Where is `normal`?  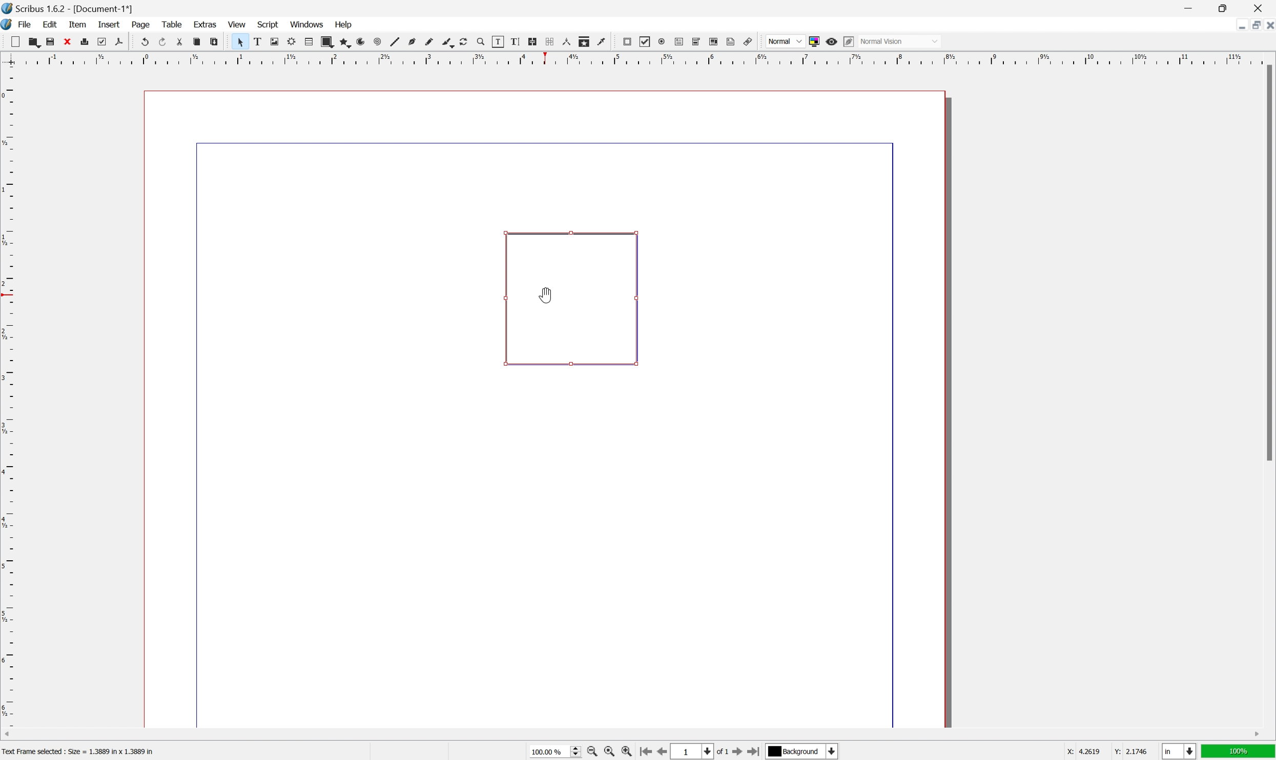
normal is located at coordinates (785, 40).